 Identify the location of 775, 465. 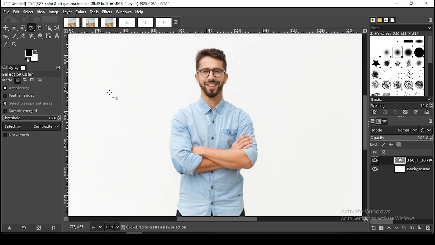
(77, 227).